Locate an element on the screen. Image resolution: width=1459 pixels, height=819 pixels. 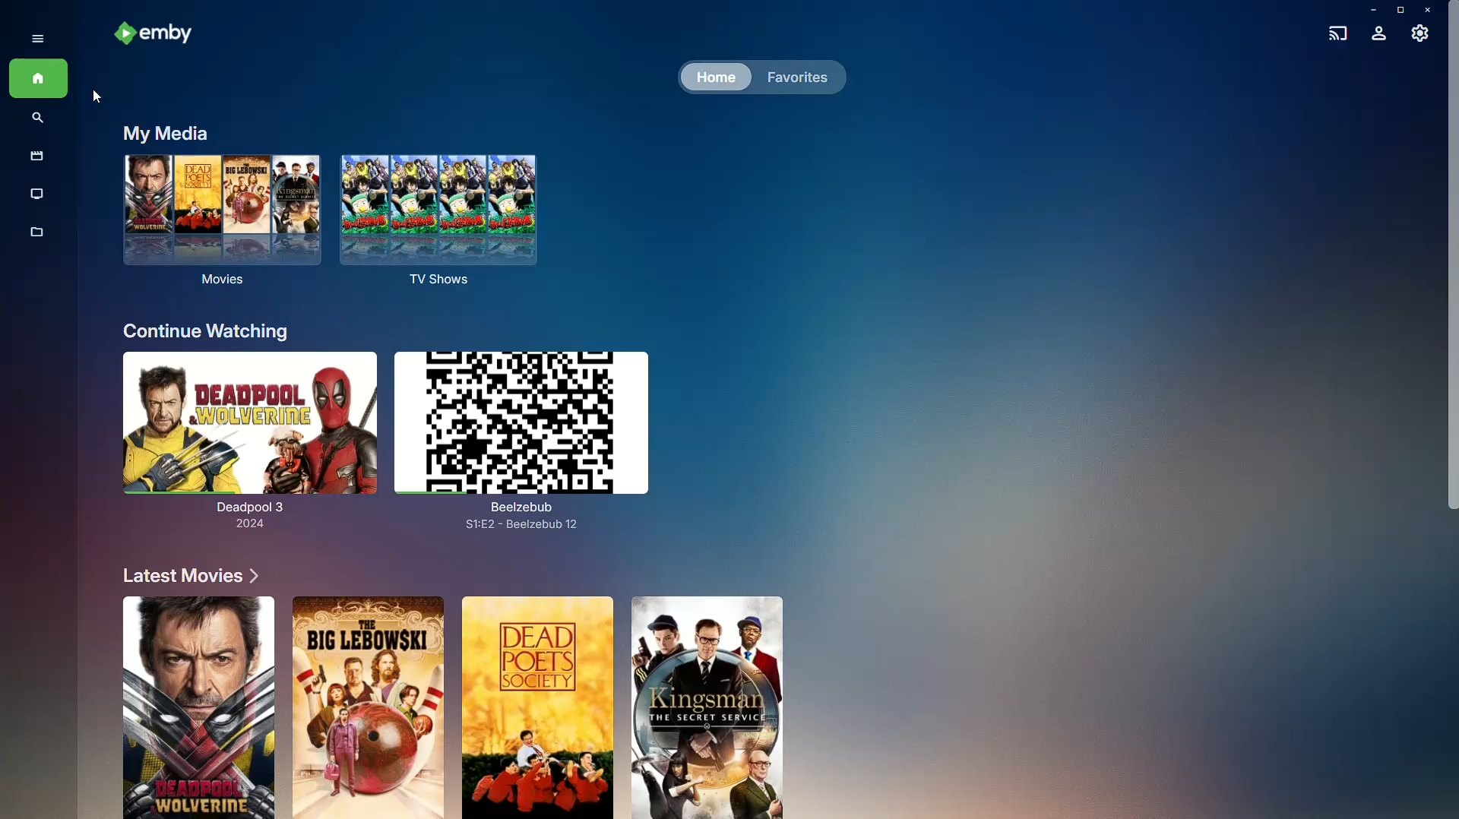
Continue Watching is located at coordinates (207, 330).